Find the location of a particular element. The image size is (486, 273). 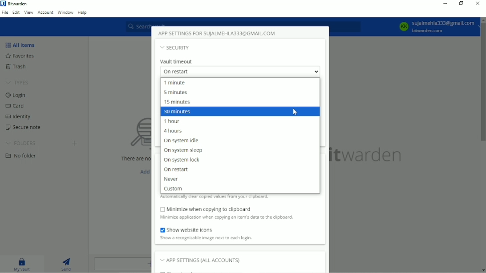

No folder is located at coordinates (22, 155).